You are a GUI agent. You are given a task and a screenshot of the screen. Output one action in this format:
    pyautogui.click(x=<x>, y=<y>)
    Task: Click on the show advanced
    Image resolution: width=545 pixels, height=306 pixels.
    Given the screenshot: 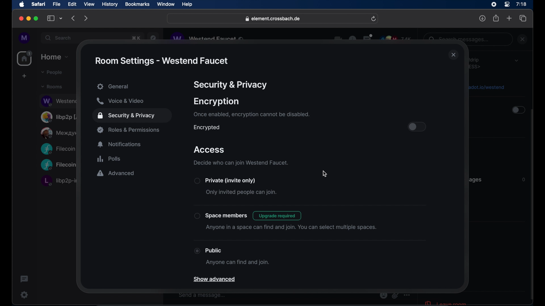 What is the action you would take?
    pyautogui.click(x=215, y=280)
    